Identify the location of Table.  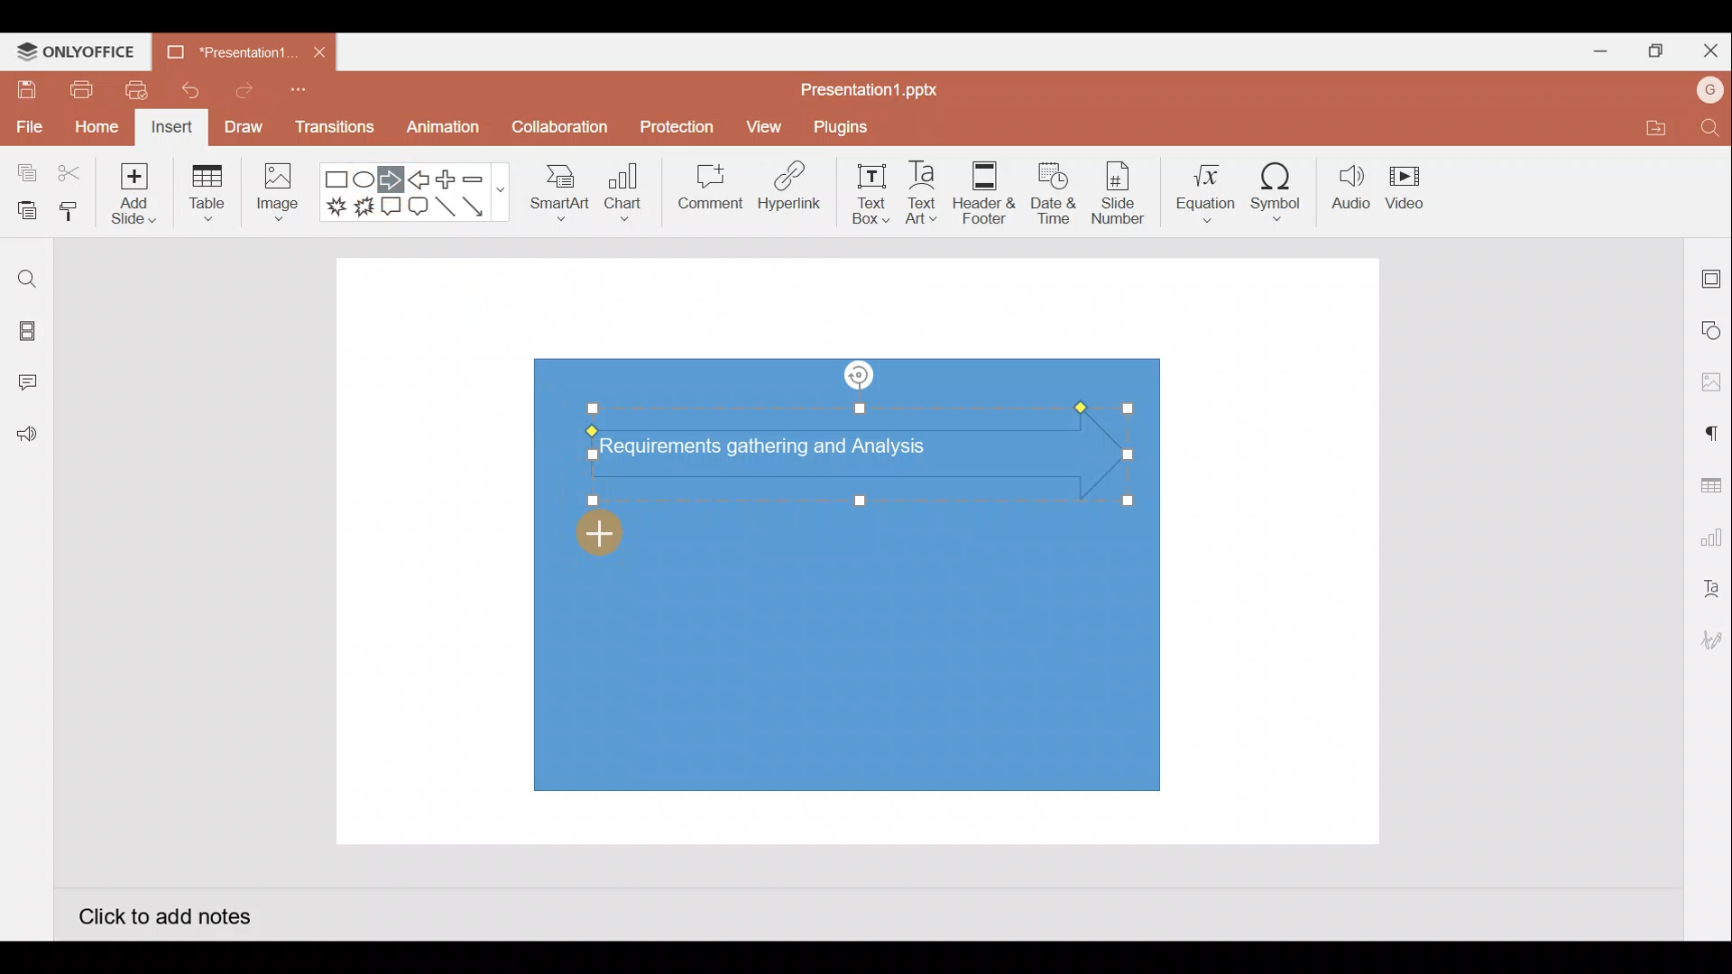
(209, 195).